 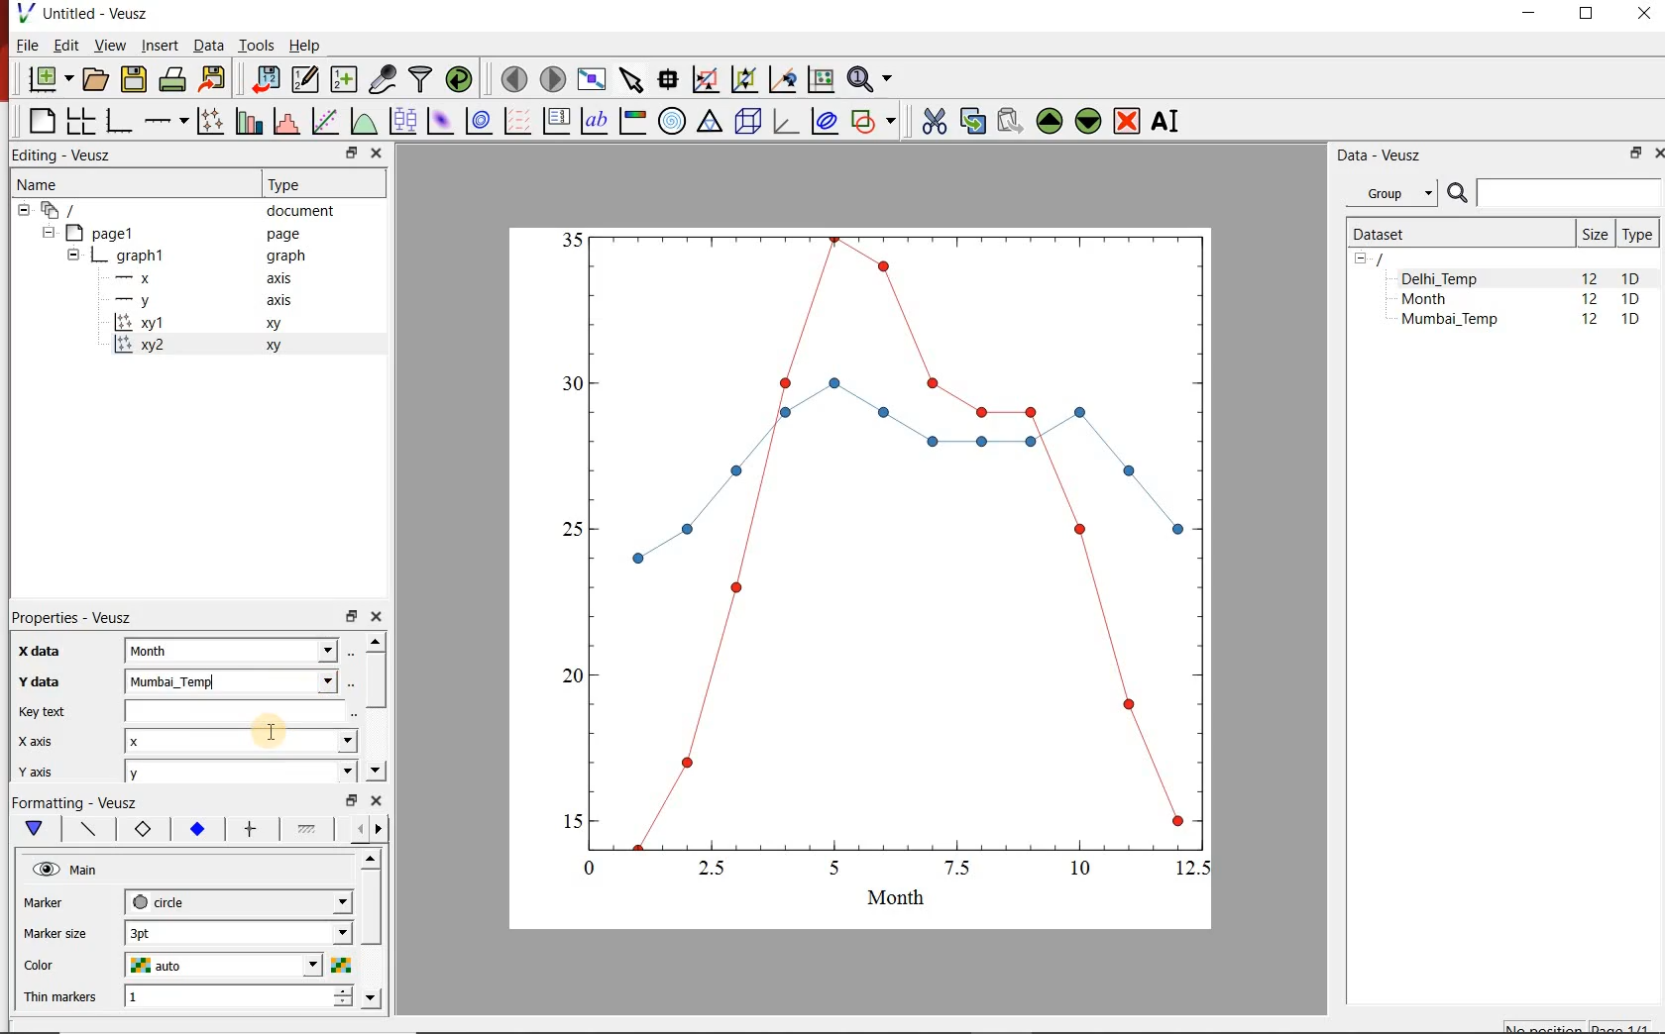 What do you see at coordinates (632, 121) in the screenshot?
I see `image color bar` at bounding box center [632, 121].